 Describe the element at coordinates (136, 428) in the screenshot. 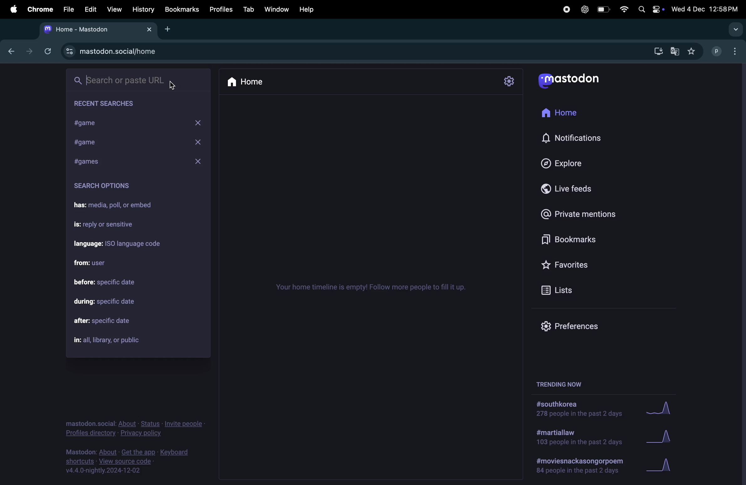

I see `privacy and policy` at that location.